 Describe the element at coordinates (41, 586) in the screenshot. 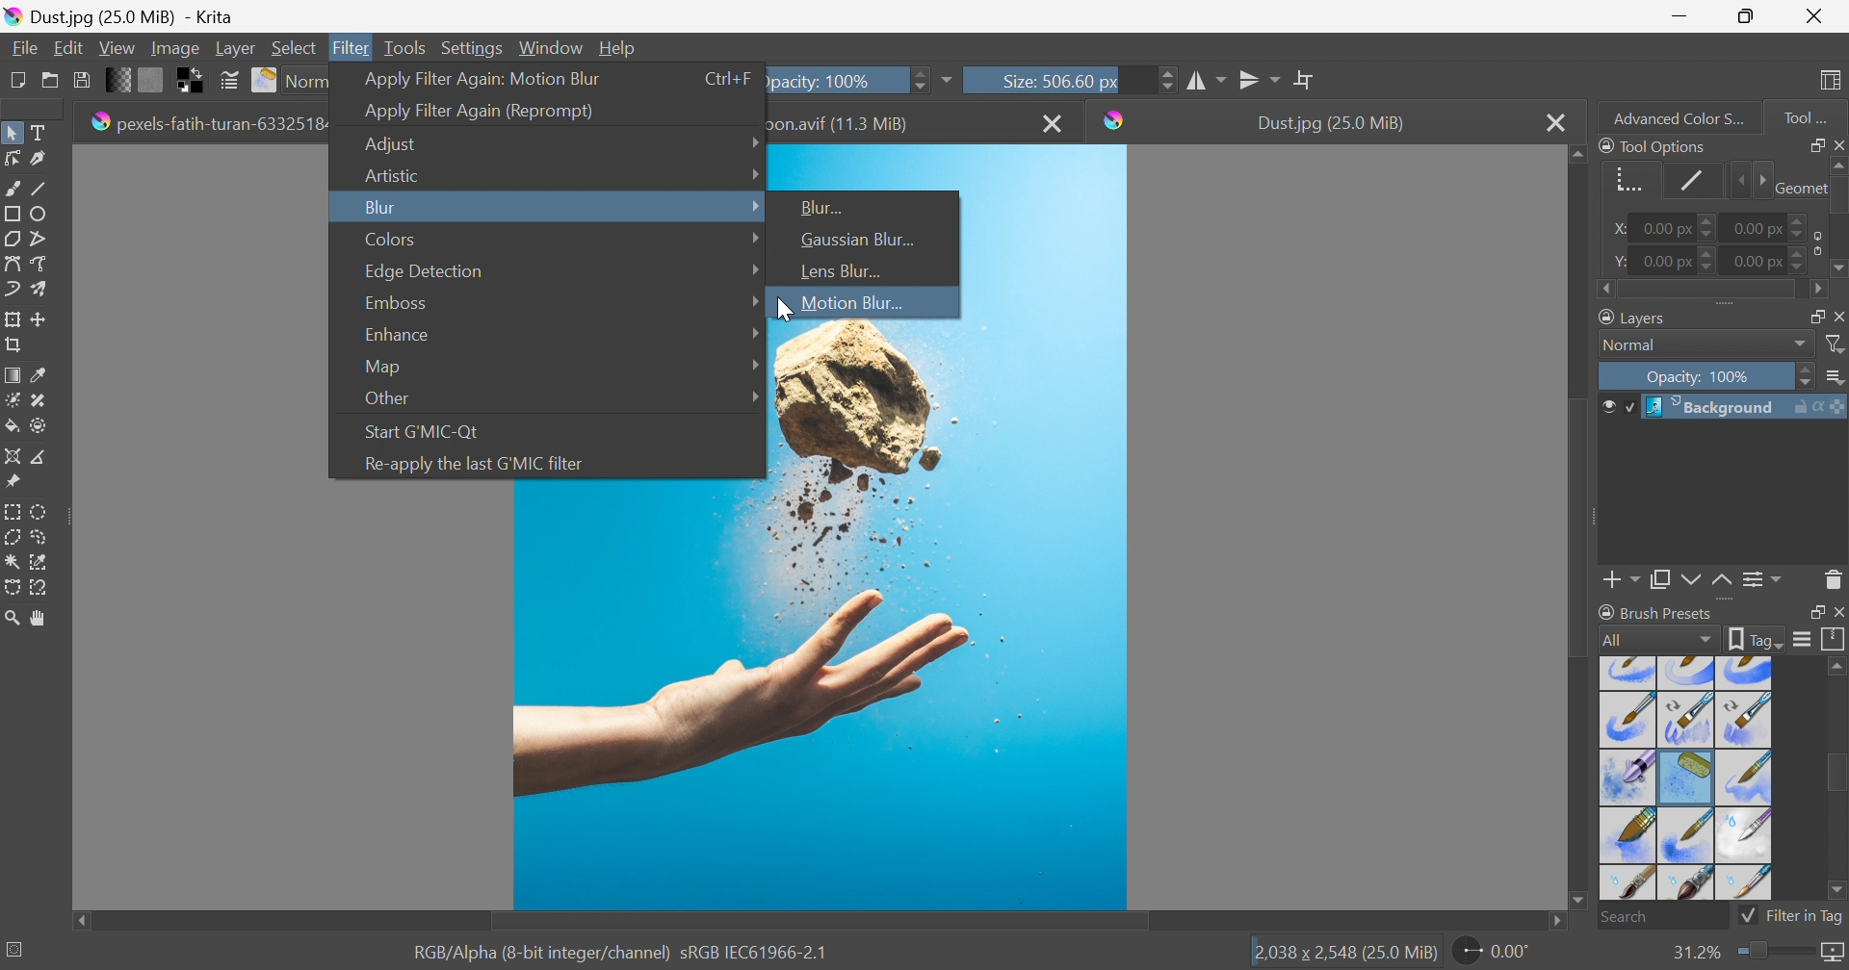

I see `Magnetic Curve selection tool` at that location.